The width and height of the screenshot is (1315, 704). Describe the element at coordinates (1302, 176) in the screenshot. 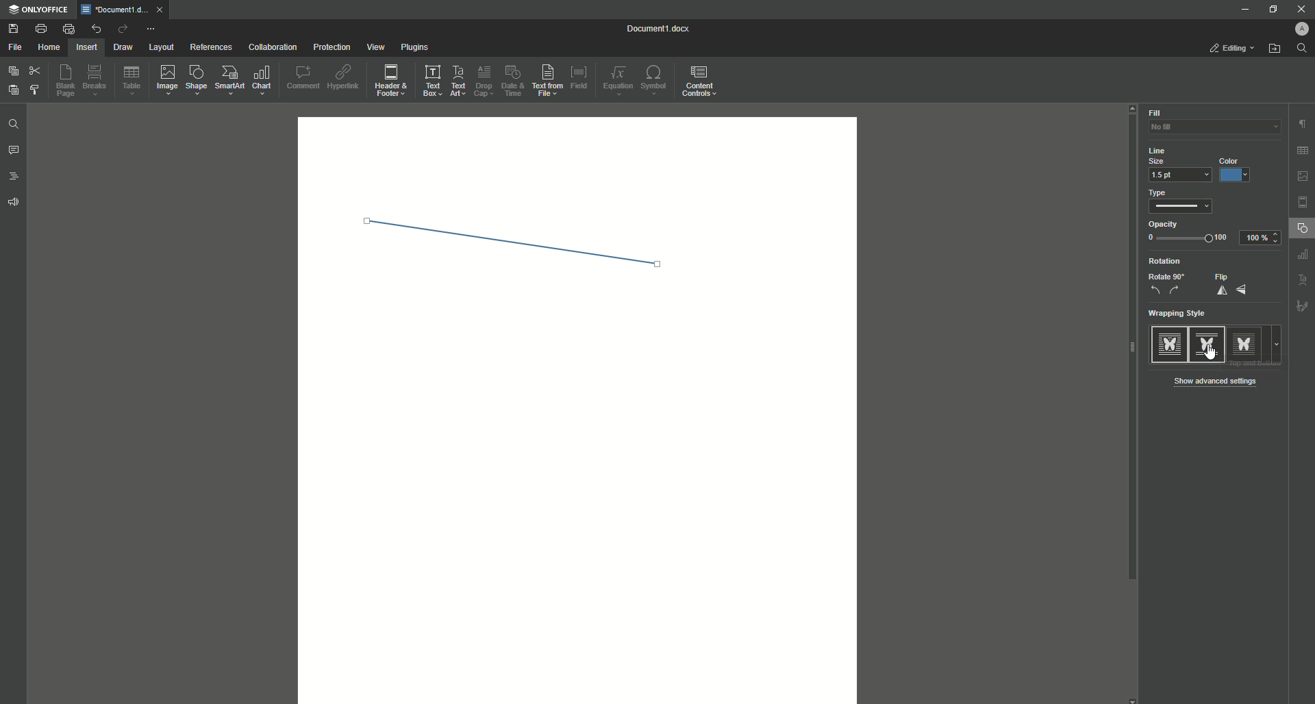

I see `picture` at that location.